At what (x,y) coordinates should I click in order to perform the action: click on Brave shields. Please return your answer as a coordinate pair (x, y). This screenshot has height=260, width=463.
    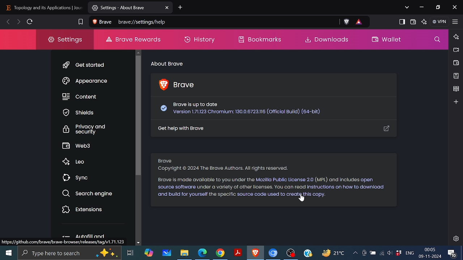
    Looking at the image, I should click on (348, 21).